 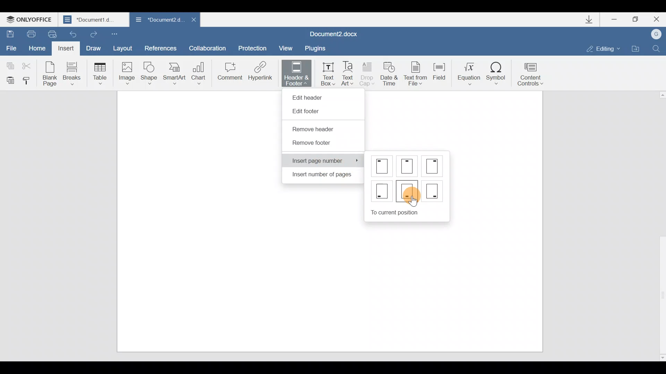 I want to click on Drop cap, so click(x=369, y=73).